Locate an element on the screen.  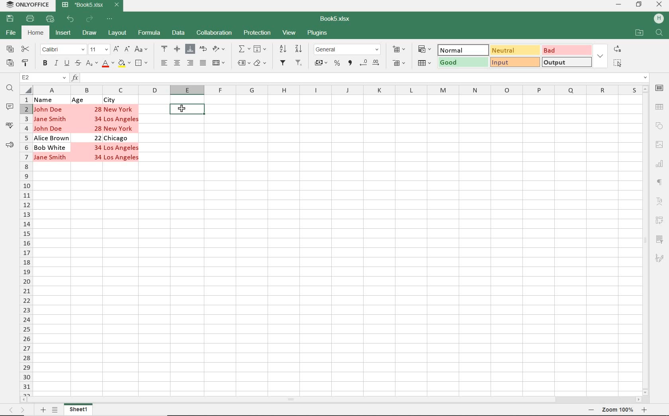
REDO is located at coordinates (90, 20).